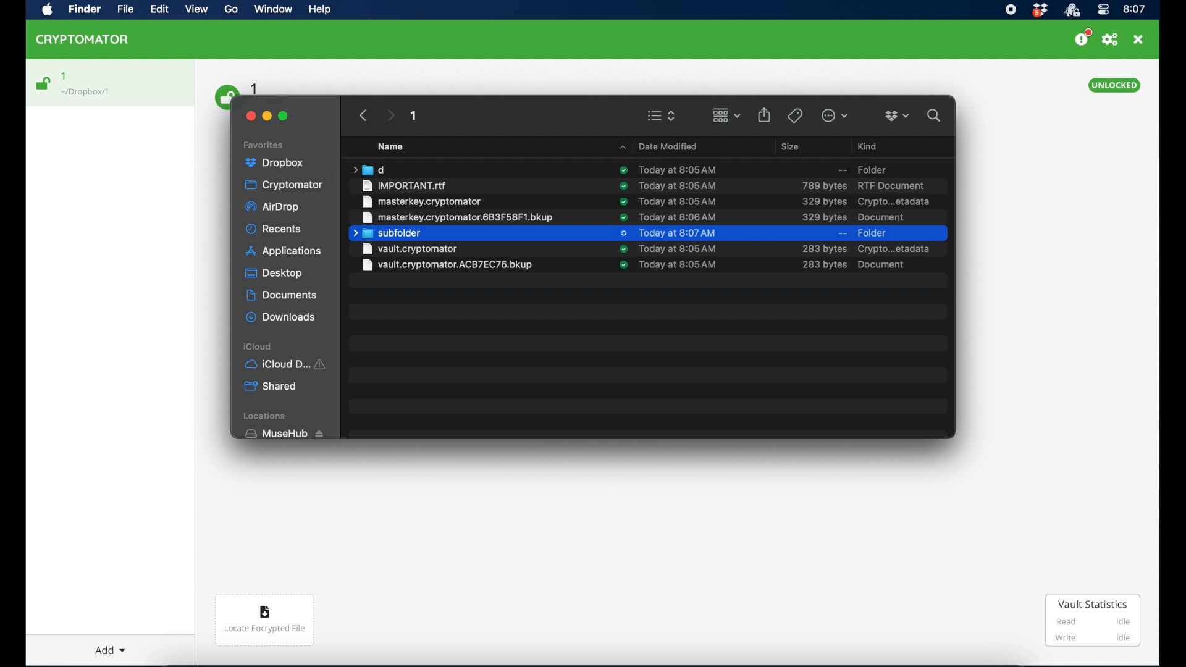 The image size is (1186, 667). What do you see at coordinates (623, 185) in the screenshot?
I see `sync` at bounding box center [623, 185].